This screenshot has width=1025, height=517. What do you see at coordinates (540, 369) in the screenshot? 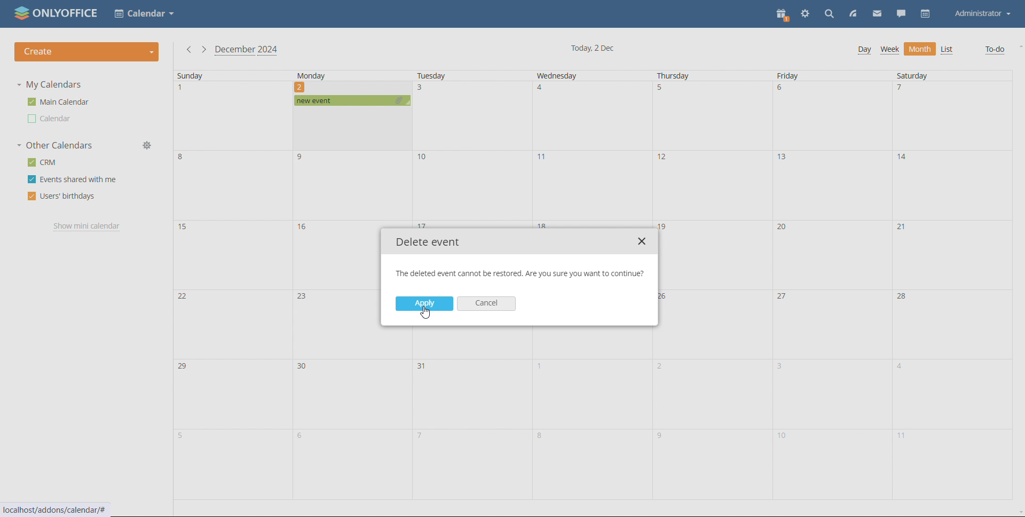
I see `1` at bounding box center [540, 369].